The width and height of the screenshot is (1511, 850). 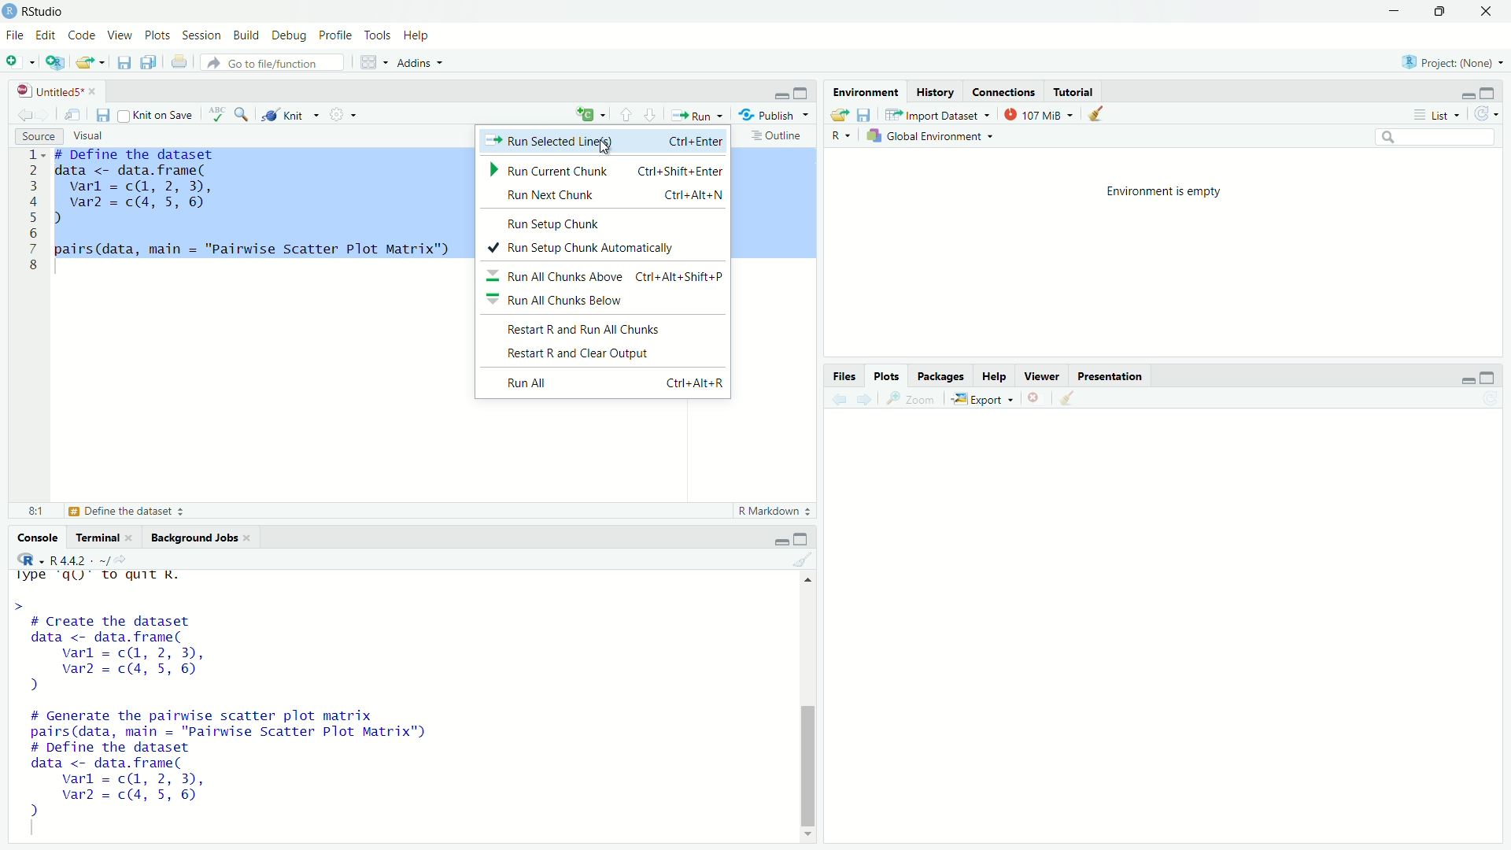 What do you see at coordinates (813, 560) in the screenshot?
I see `Clear console (Ctrl +L)` at bounding box center [813, 560].